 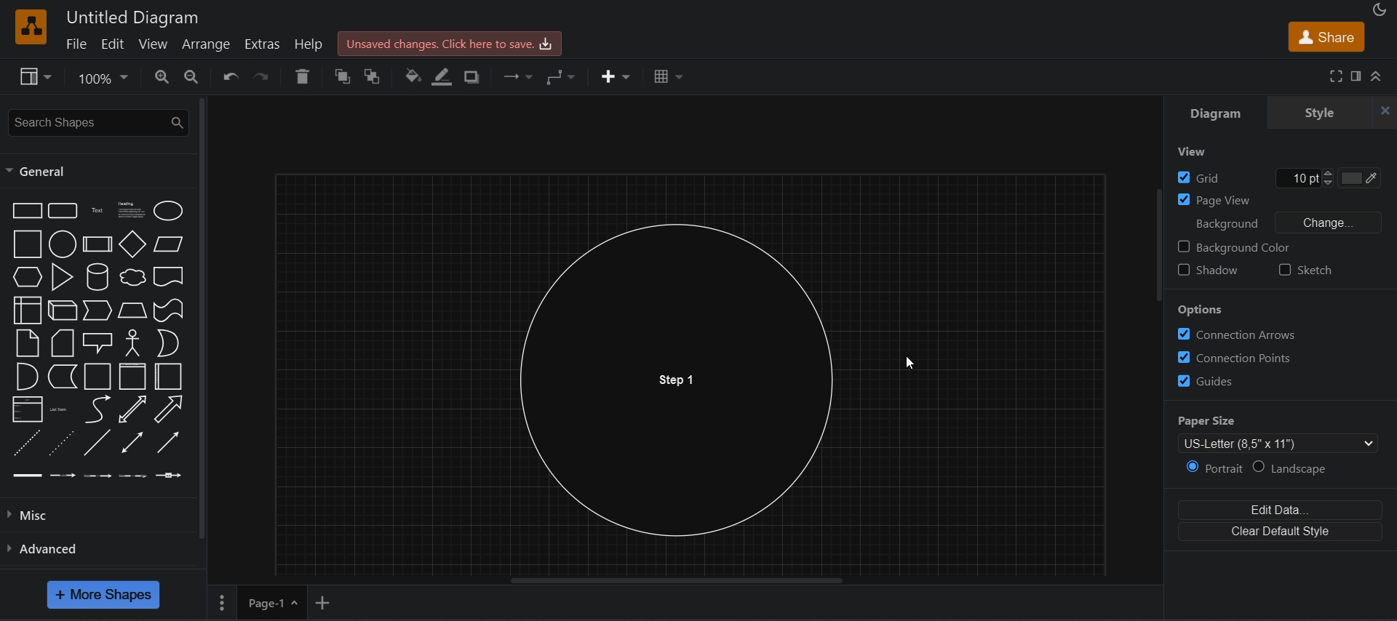 What do you see at coordinates (171, 275) in the screenshot?
I see `document` at bounding box center [171, 275].